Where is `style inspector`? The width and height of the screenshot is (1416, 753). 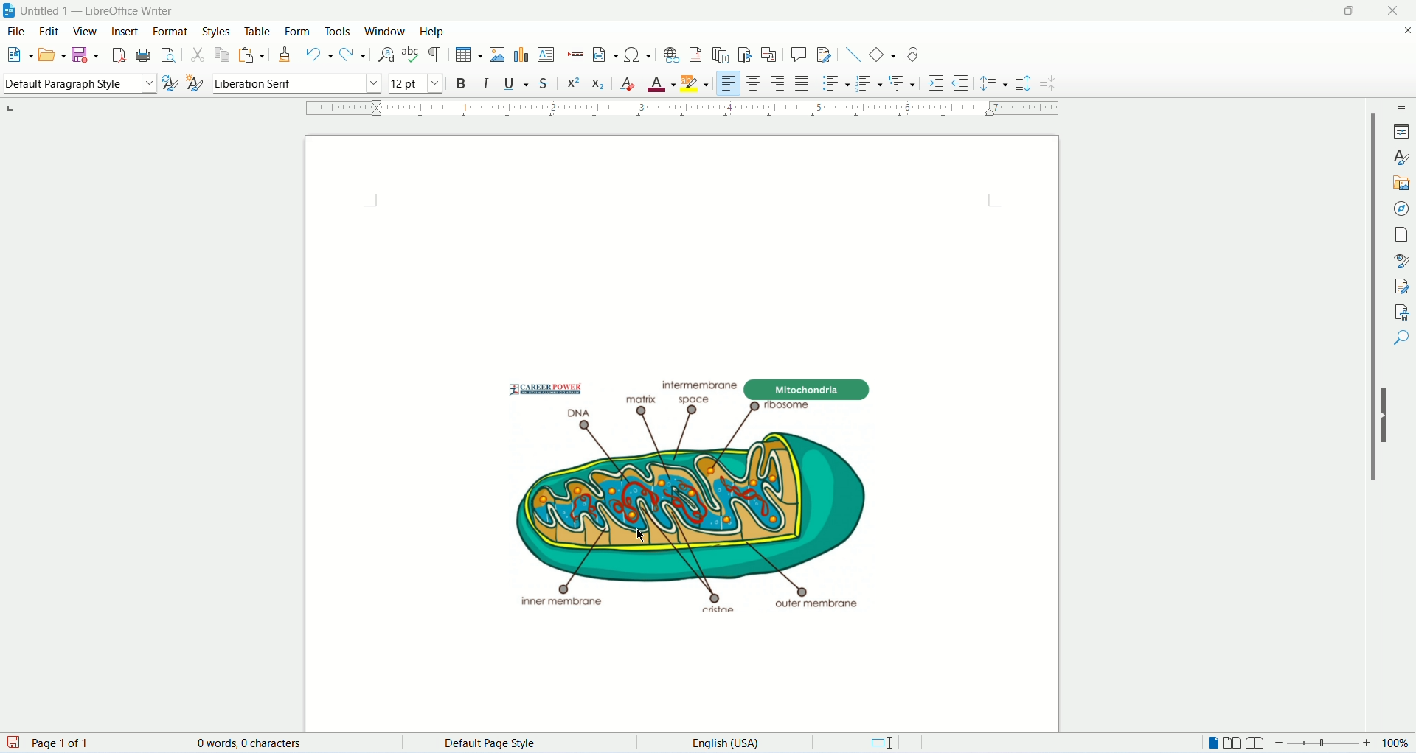
style inspector is located at coordinates (1403, 260).